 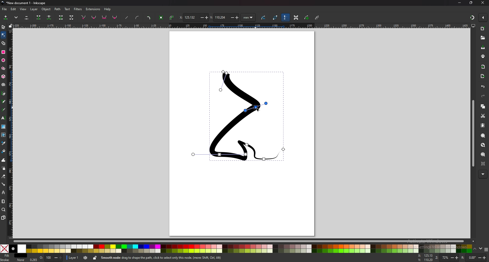 I want to click on shape builder, so click(x=4, y=43).